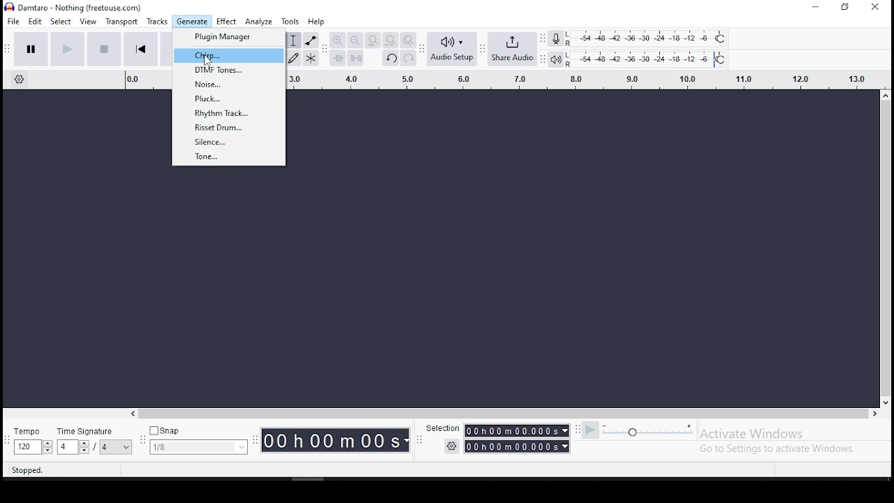 The image size is (894, 503). I want to click on multi tool, so click(311, 58).